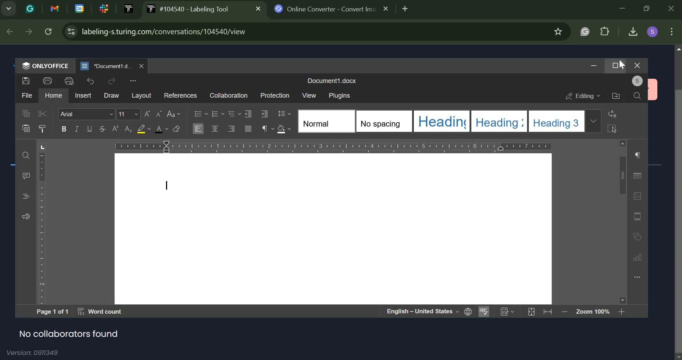  What do you see at coordinates (677, 203) in the screenshot?
I see `scroll bar` at bounding box center [677, 203].